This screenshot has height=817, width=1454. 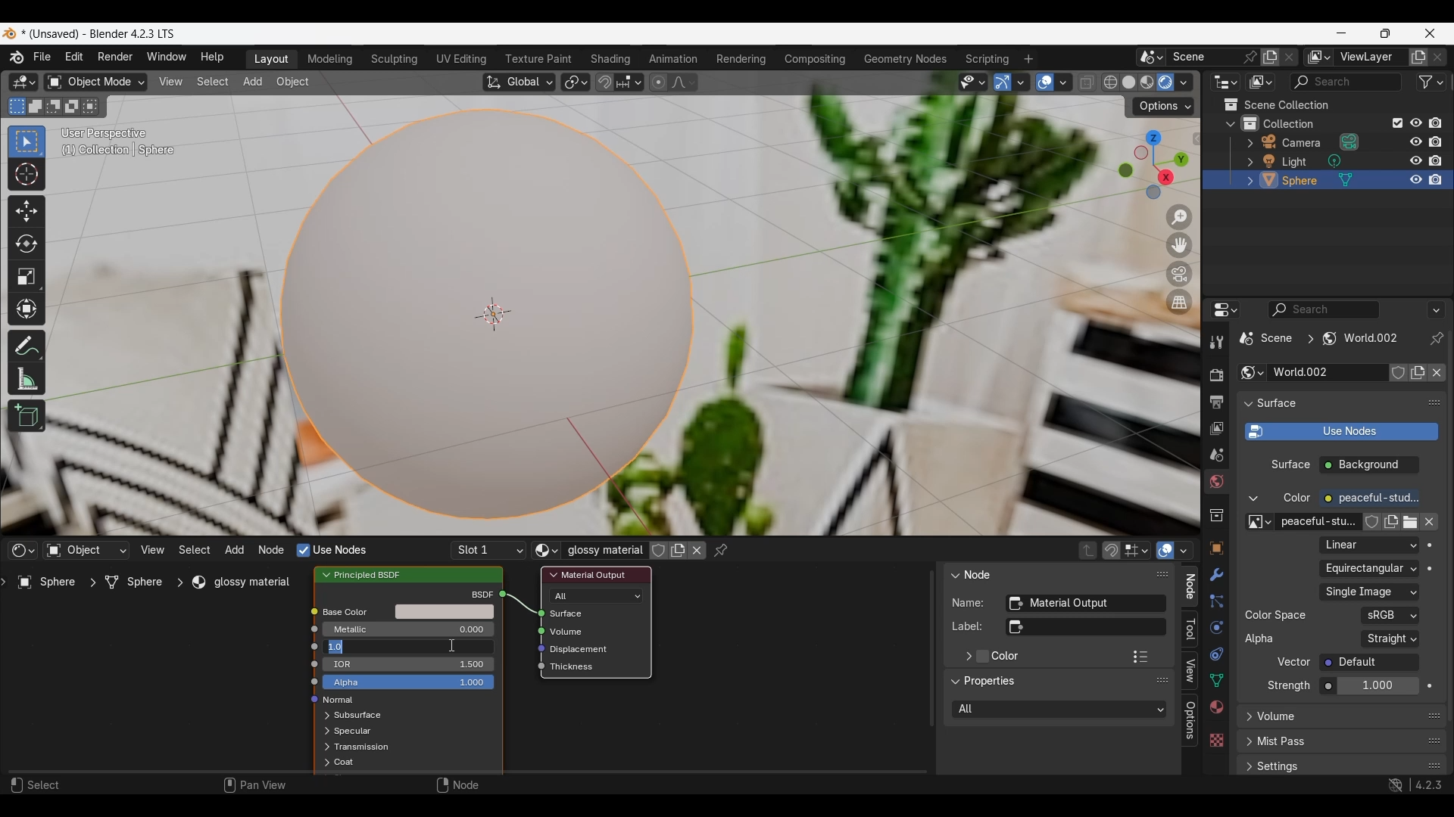 What do you see at coordinates (554, 575) in the screenshot?
I see `Collapse Material output` at bounding box center [554, 575].